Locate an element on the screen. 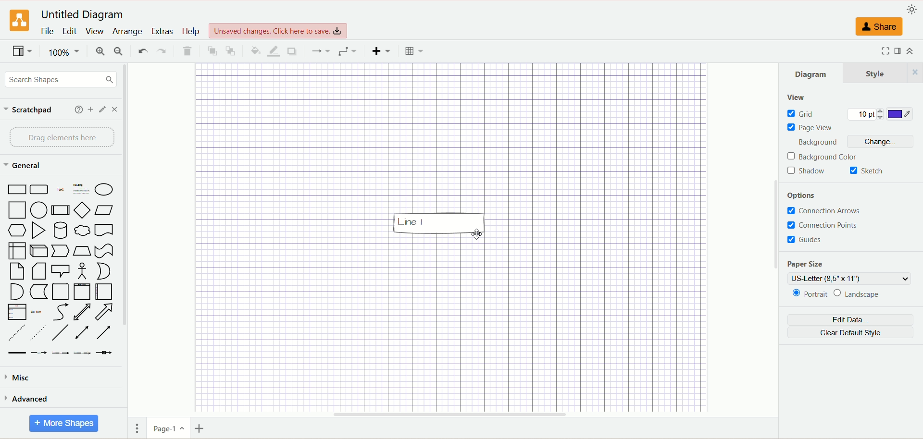  view is located at coordinates (95, 31).